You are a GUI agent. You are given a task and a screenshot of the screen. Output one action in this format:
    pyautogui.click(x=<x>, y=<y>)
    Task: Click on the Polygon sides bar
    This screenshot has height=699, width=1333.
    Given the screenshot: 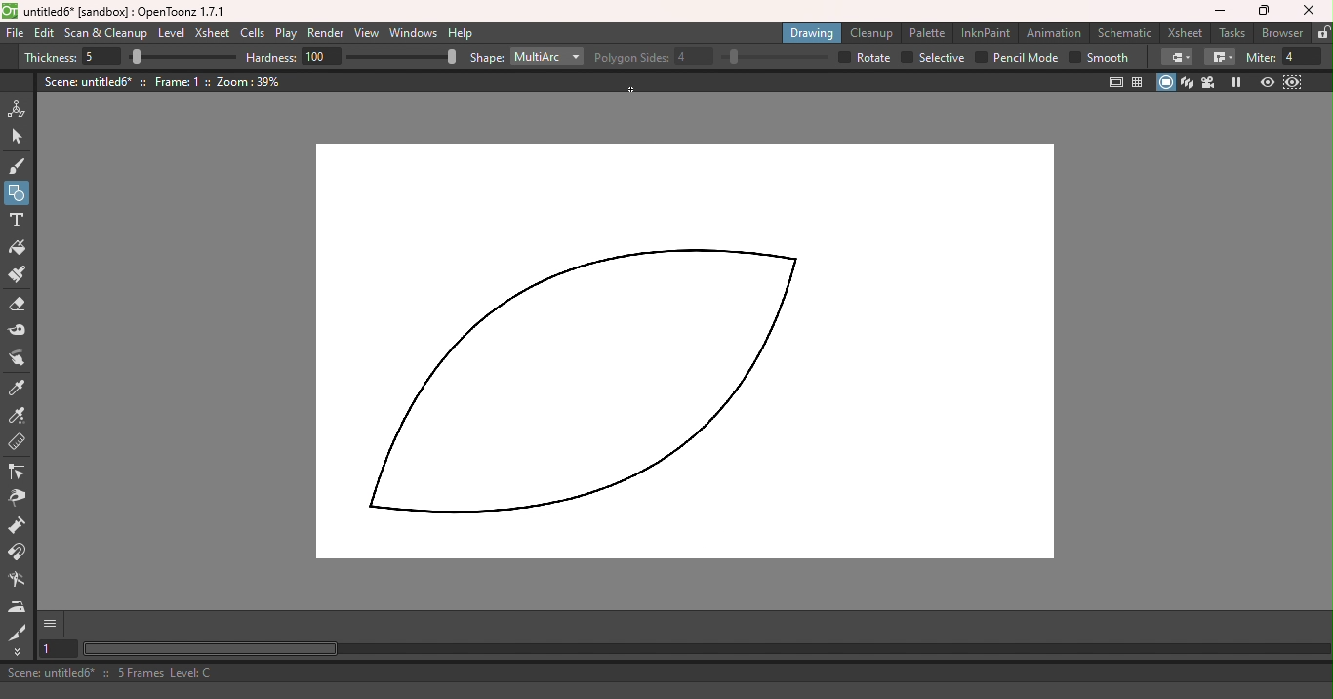 What is the action you would take?
    pyautogui.click(x=773, y=58)
    